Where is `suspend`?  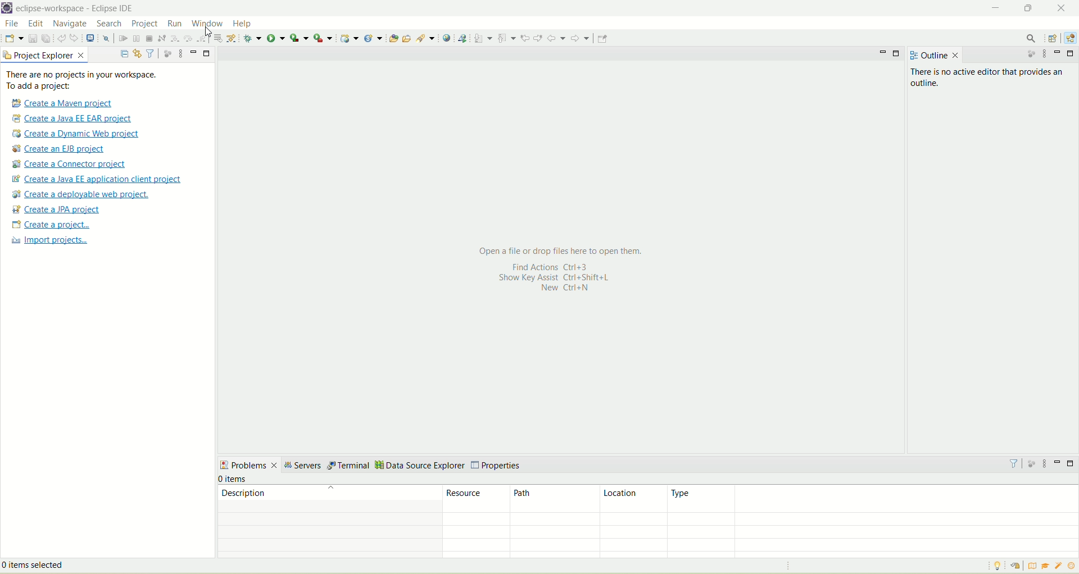 suspend is located at coordinates (135, 39).